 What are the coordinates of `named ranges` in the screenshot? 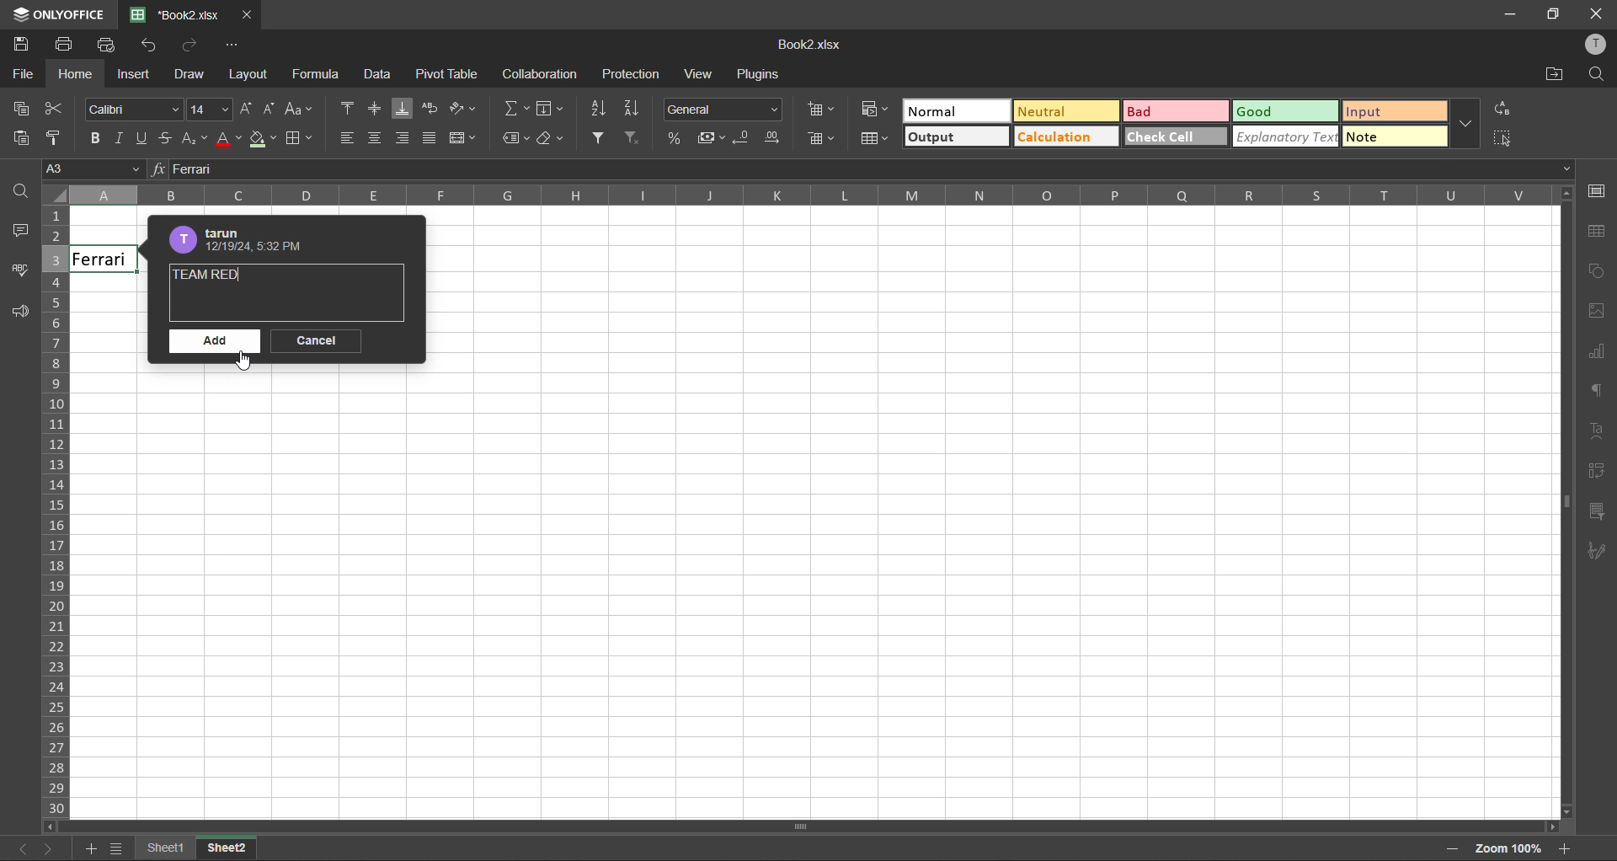 It's located at (516, 136).